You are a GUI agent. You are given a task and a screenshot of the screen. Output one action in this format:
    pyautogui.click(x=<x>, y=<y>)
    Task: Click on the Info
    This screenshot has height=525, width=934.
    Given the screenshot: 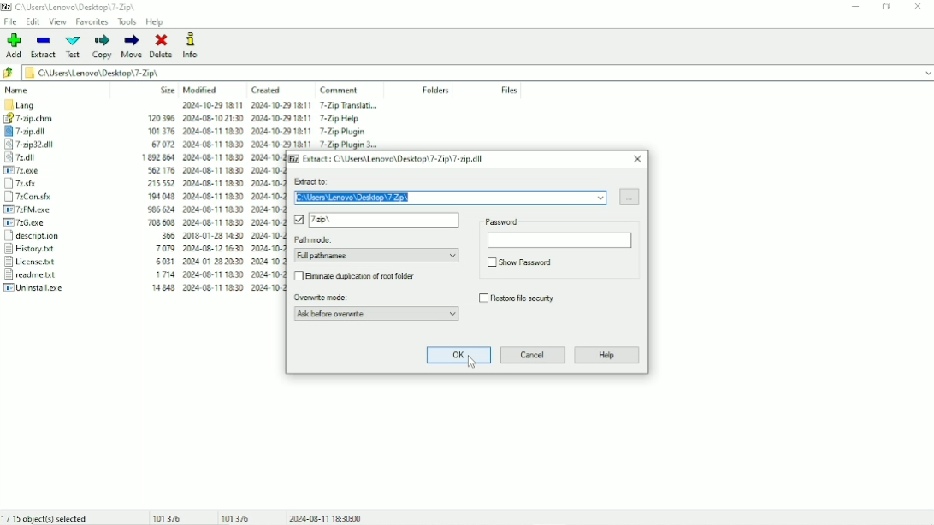 What is the action you would take?
    pyautogui.click(x=192, y=46)
    